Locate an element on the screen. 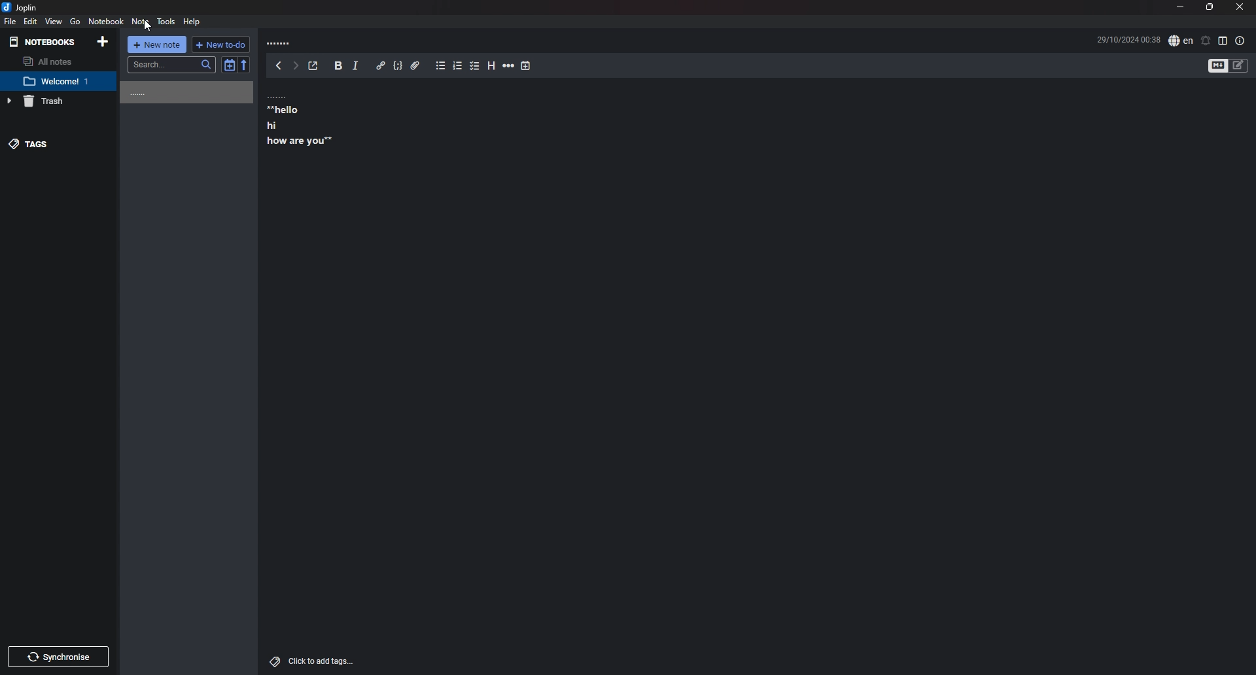 This screenshot has width=1256, height=675. tags is located at coordinates (43, 146).